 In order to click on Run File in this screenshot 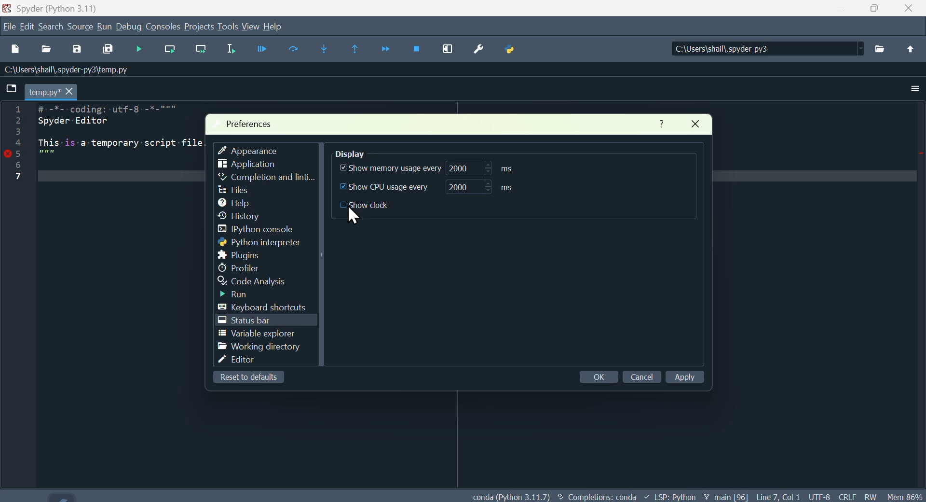, I will do `click(256, 48)`.